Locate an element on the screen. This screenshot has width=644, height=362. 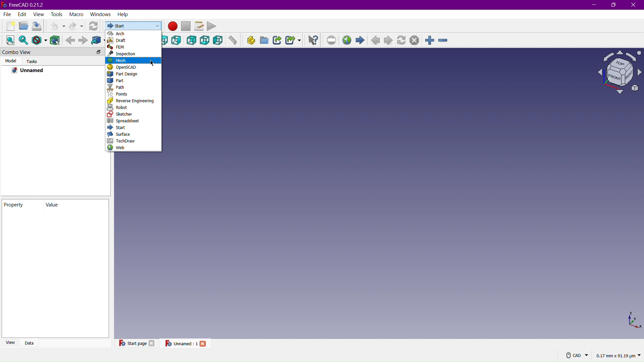
Spreadsheet is located at coordinates (124, 121).